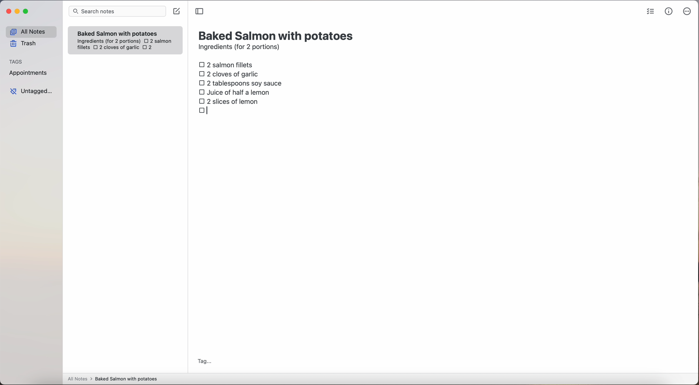 Image resolution: width=699 pixels, height=385 pixels. What do you see at coordinates (116, 48) in the screenshot?
I see `2 cloves of garlic` at bounding box center [116, 48].